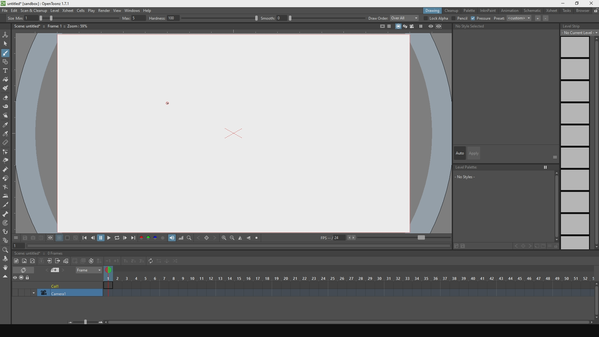 This screenshot has height=337, width=599. Describe the element at coordinates (50, 239) in the screenshot. I see `define region` at that location.